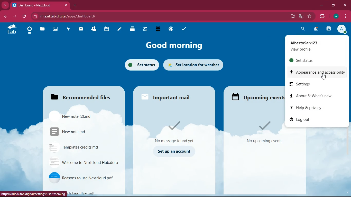 This screenshot has width=351, height=197. I want to click on notifications, so click(317, 29).